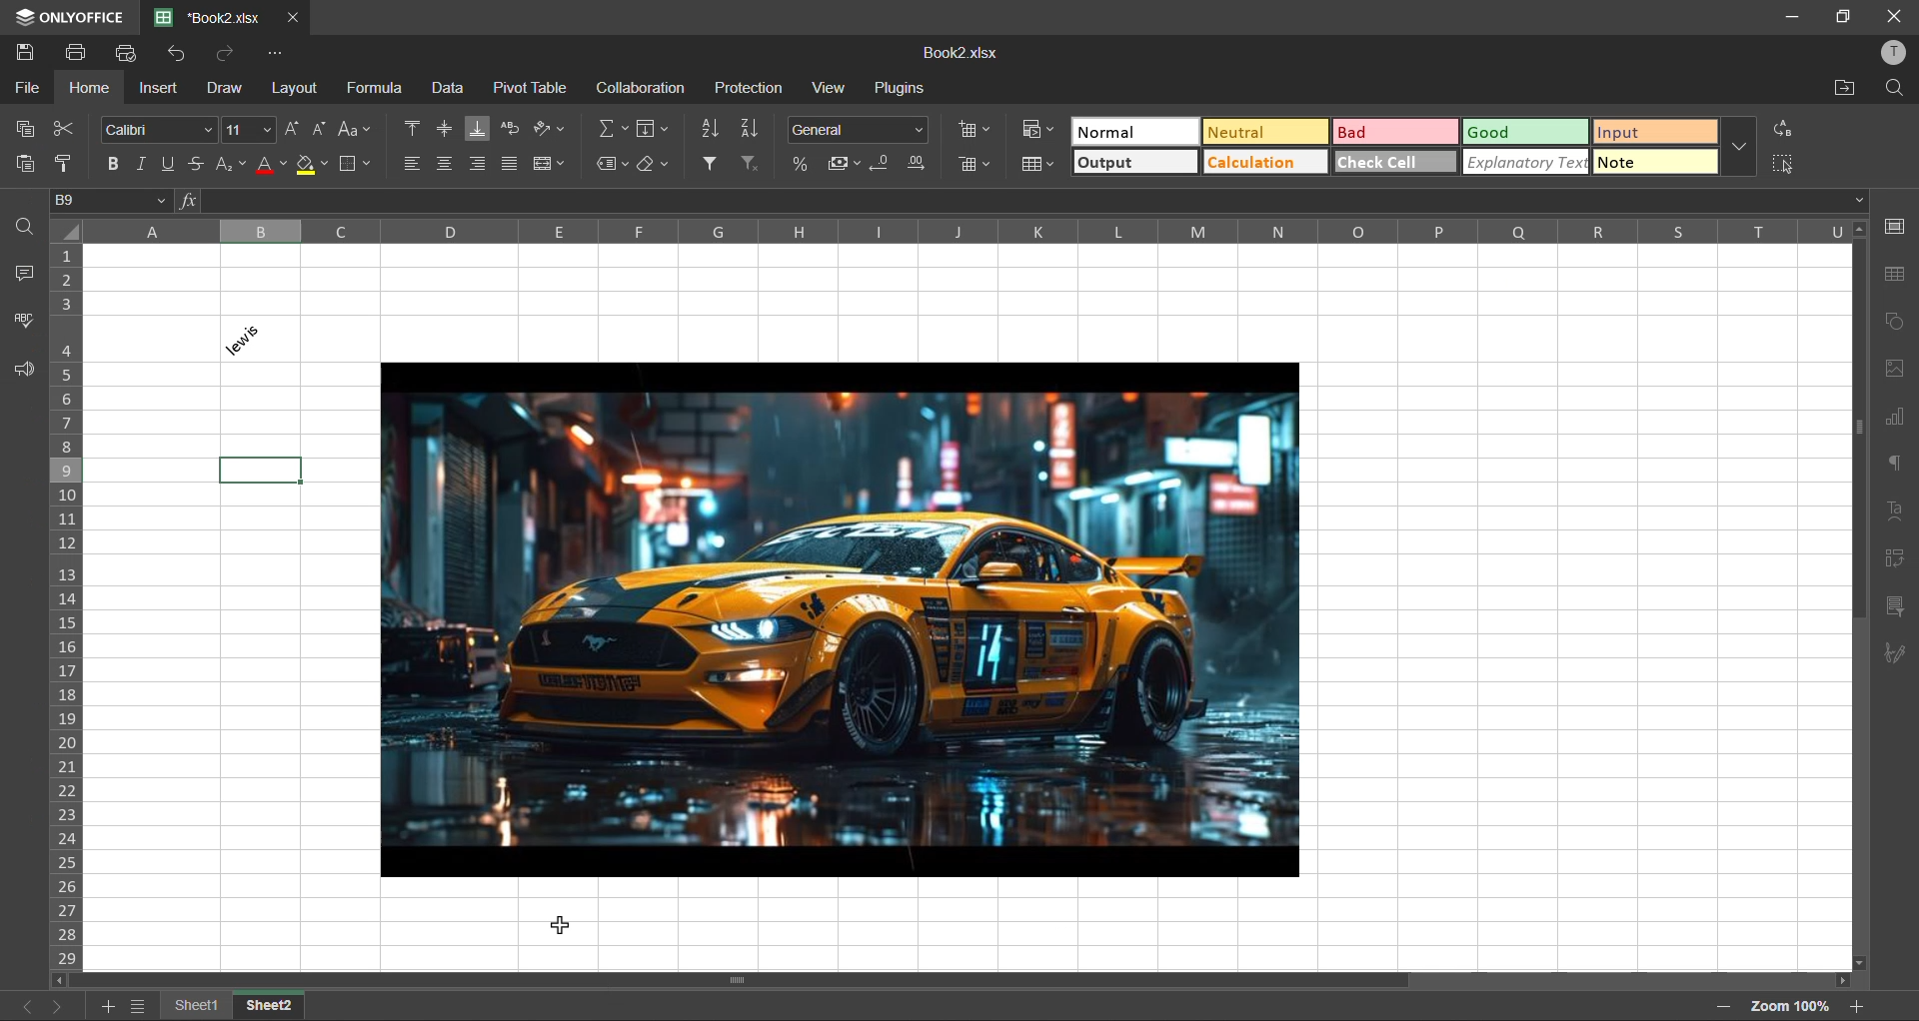 The width and height of the screenshot is (1919, 1021). Describe the element at coordinates (977, 130) in the screenshot. I see `insert cells` at that location.